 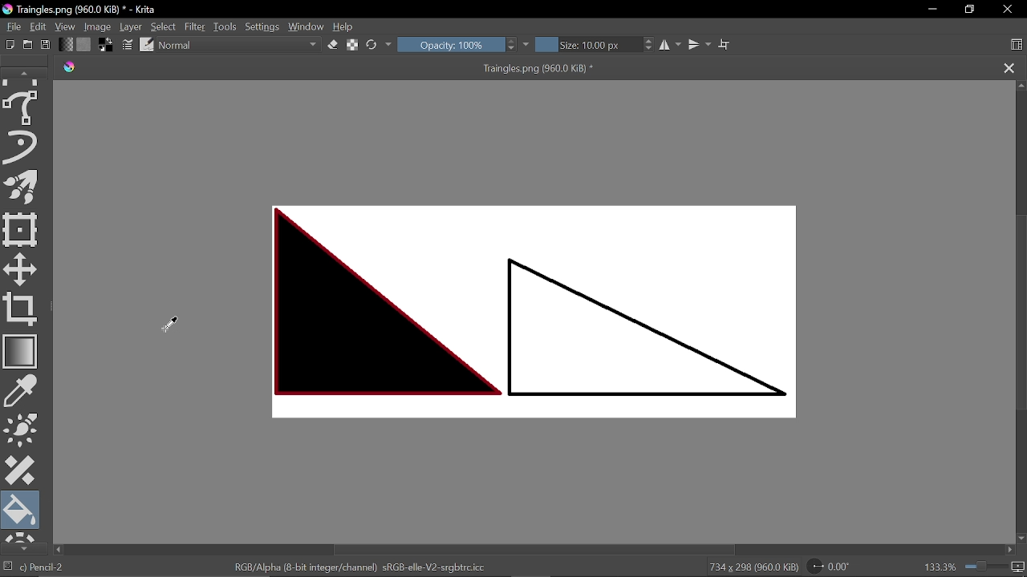 What do you see at coordinates (306, 28) in the screenshot?
I see `Window` at bounding box center [306, 28].